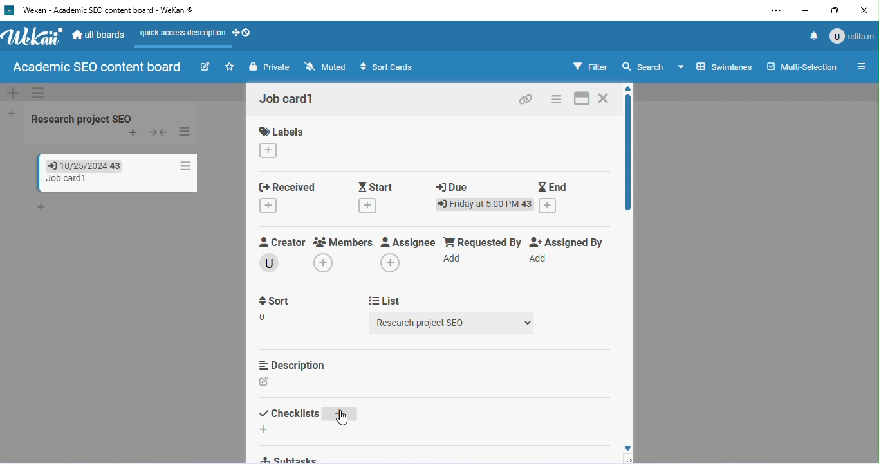 Image resolution: width=879 pixels, height=464 pixels. Describe the element at coordinates (553, 185) in the screenshot. I see `end` at that location.